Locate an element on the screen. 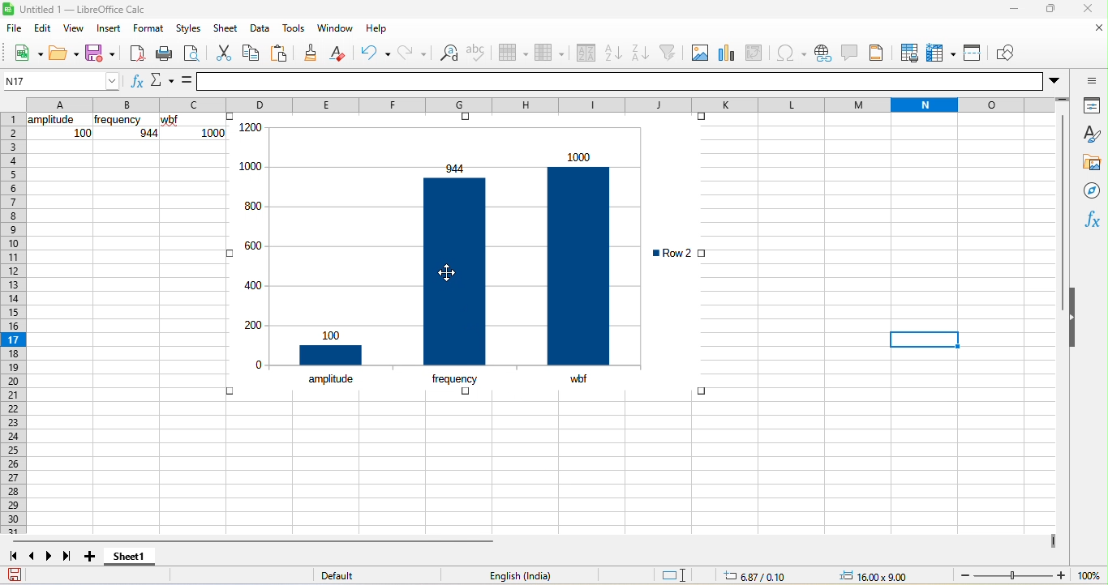 The height and width of the screenshot is (585, 1108). function wizard is located at coordinates (133, 80).